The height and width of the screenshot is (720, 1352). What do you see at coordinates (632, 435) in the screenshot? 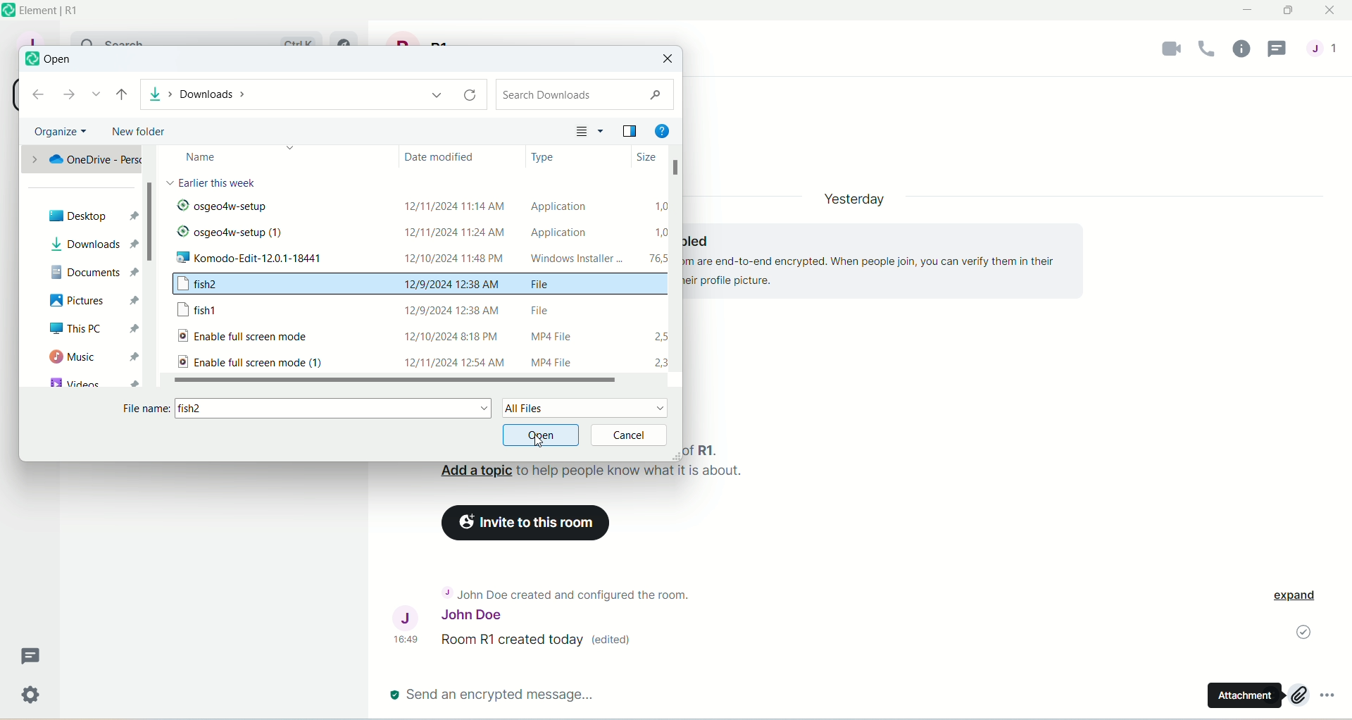
I see `cancel` at bounding box center [632, 435].